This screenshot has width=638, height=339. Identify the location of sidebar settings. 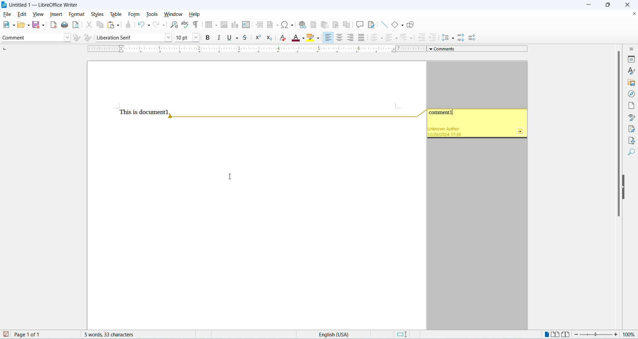
(632, 49).